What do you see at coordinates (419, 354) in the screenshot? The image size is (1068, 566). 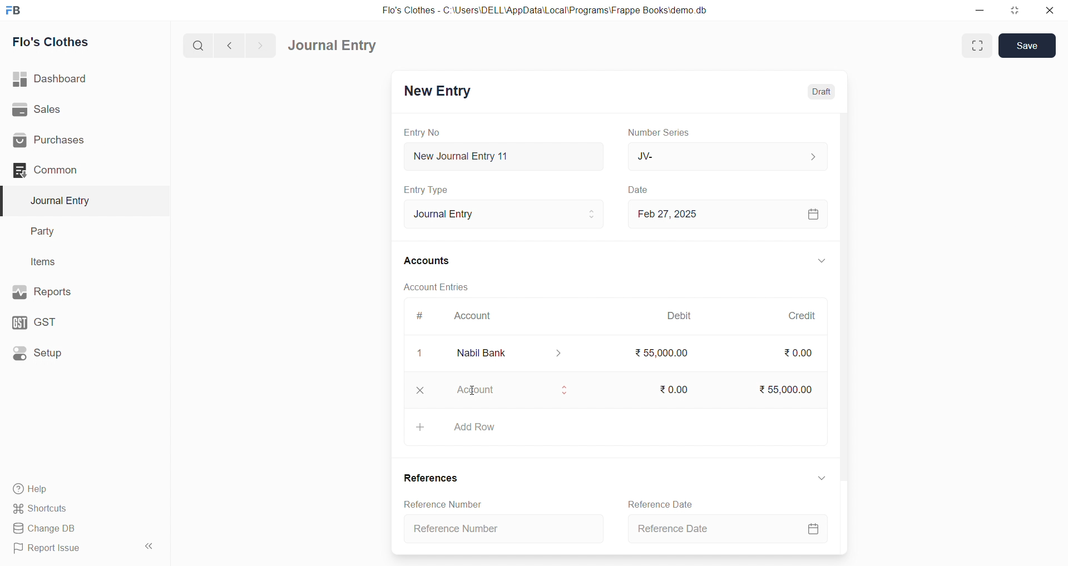 I see `1` at bounding box center [419, 354].